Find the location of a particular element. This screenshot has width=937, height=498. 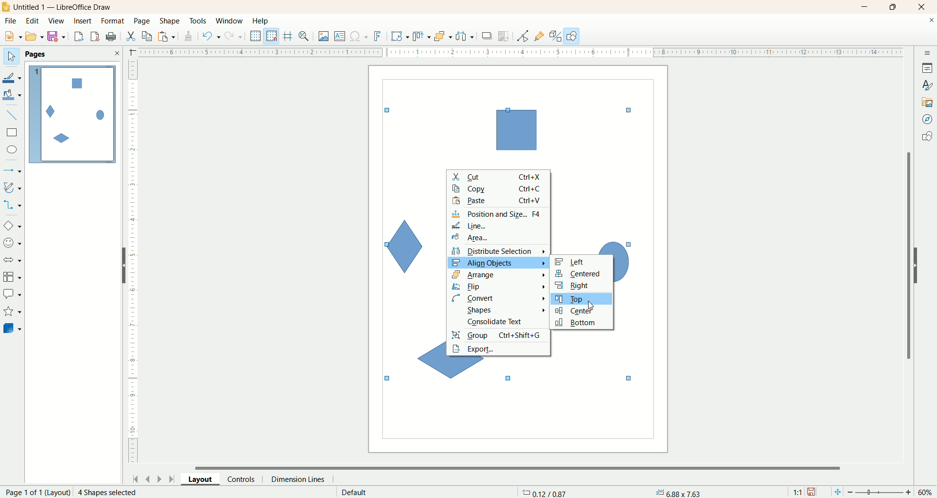

insert is located at coordinates (84, 21).